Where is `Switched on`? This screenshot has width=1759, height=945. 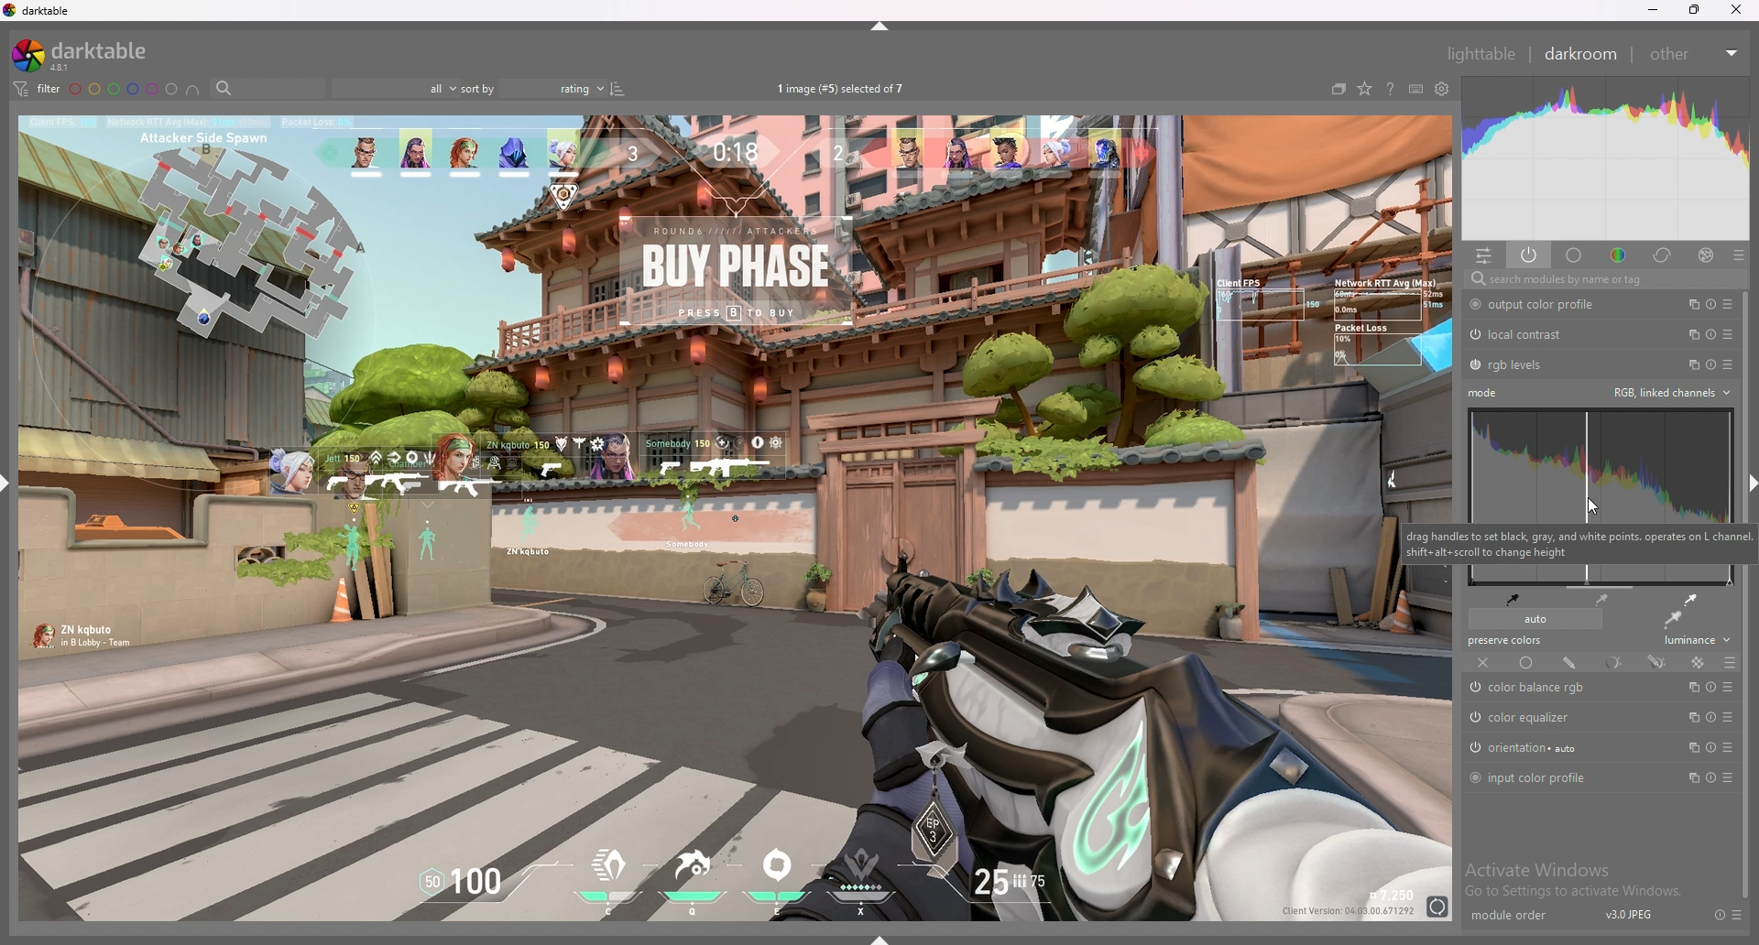
Switched on is located at coordinates (1474, 365).